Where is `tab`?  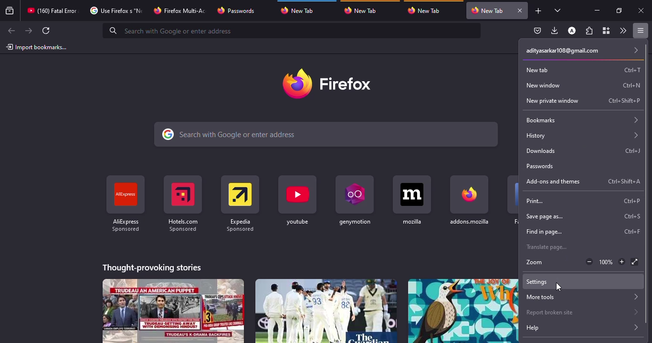 tab is located at coordinates (237, 11).